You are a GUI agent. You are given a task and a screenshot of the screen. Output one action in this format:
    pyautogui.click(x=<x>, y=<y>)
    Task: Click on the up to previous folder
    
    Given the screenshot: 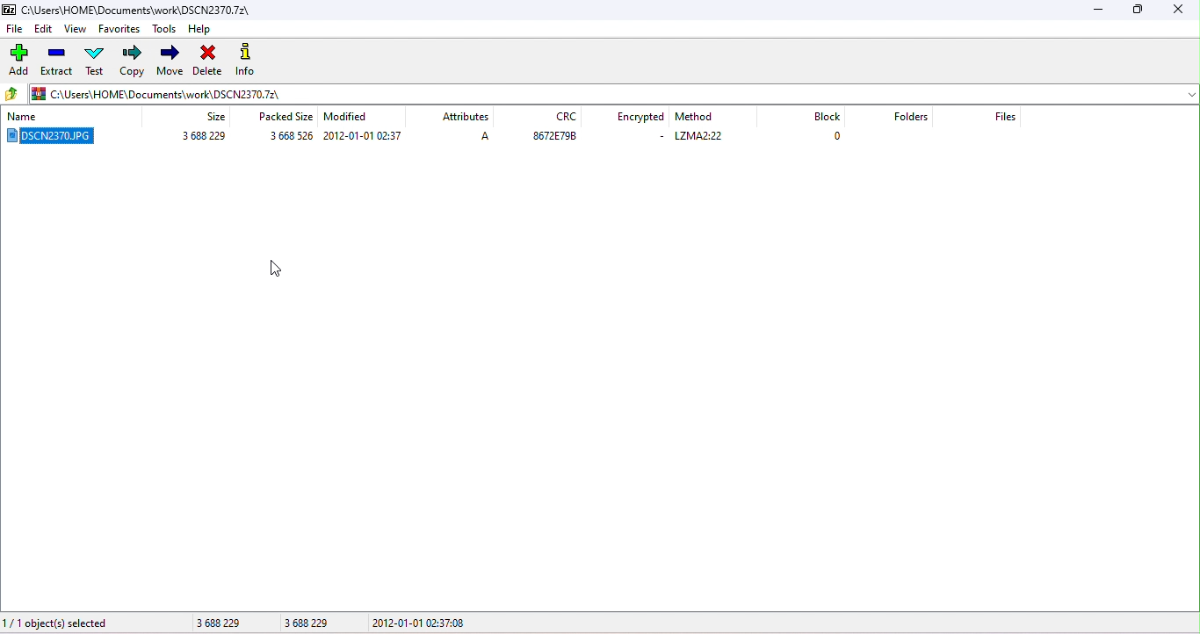 What is the action you would take?
    pyautogui.click(x=12, y=94)
    